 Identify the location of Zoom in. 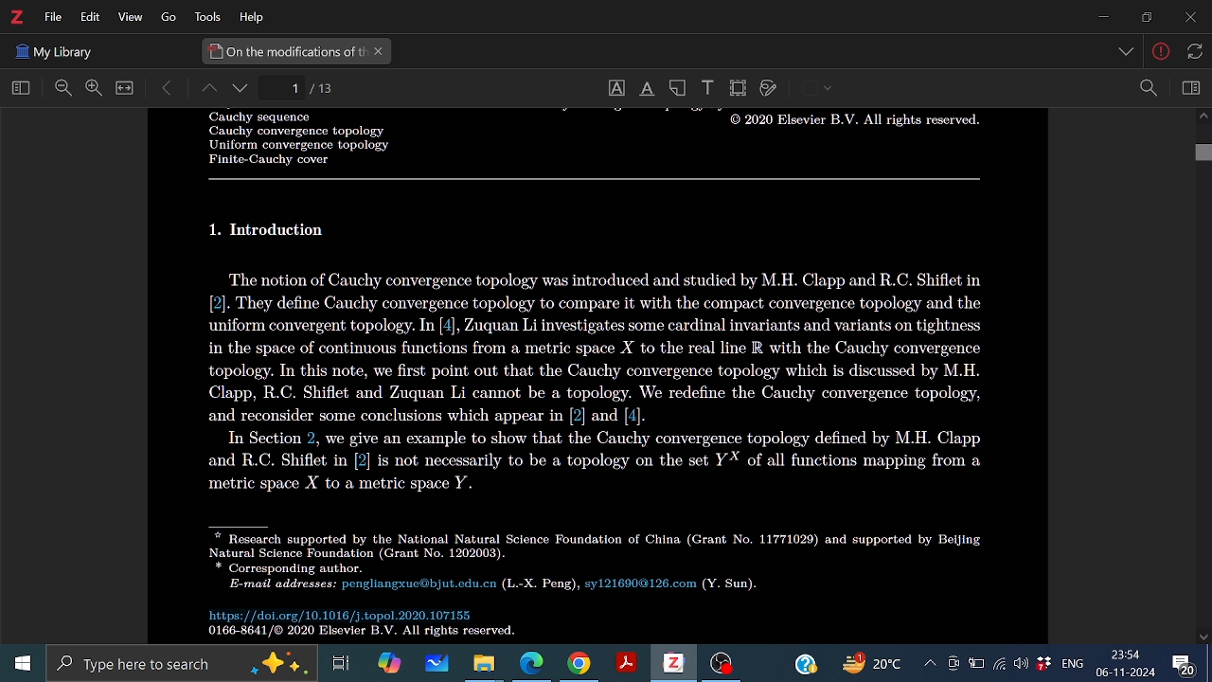
(93, 88).